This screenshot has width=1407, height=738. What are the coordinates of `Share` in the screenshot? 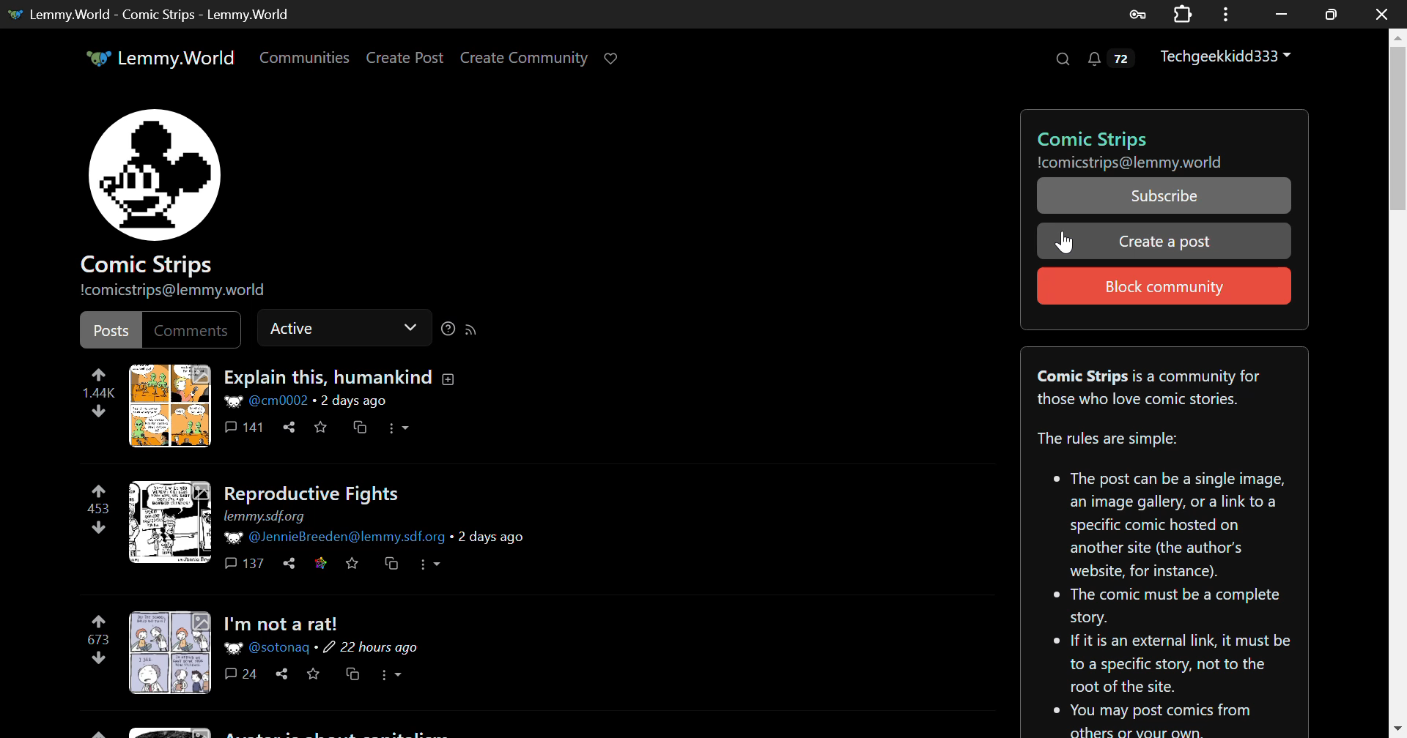 It's located at (290, 564).